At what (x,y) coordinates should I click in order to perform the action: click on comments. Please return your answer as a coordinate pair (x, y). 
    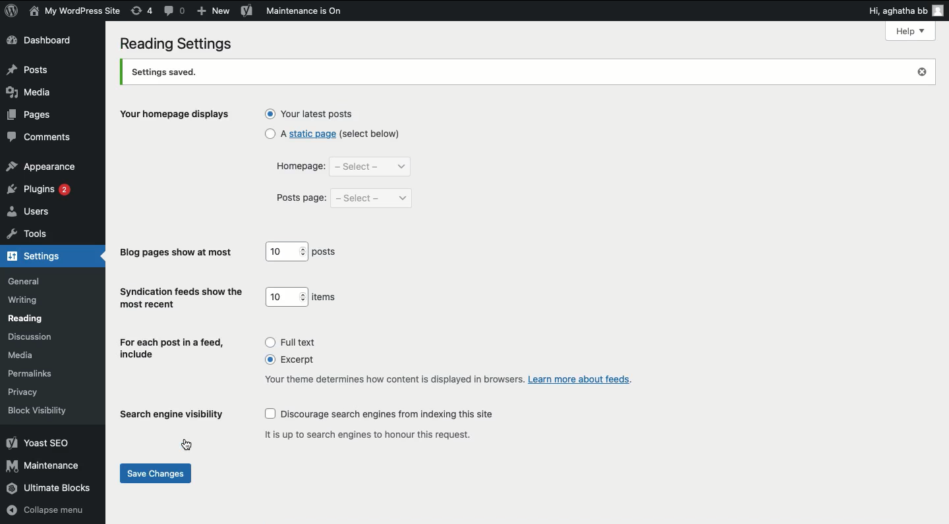
    Looking at the image, I should click on (42, 137).